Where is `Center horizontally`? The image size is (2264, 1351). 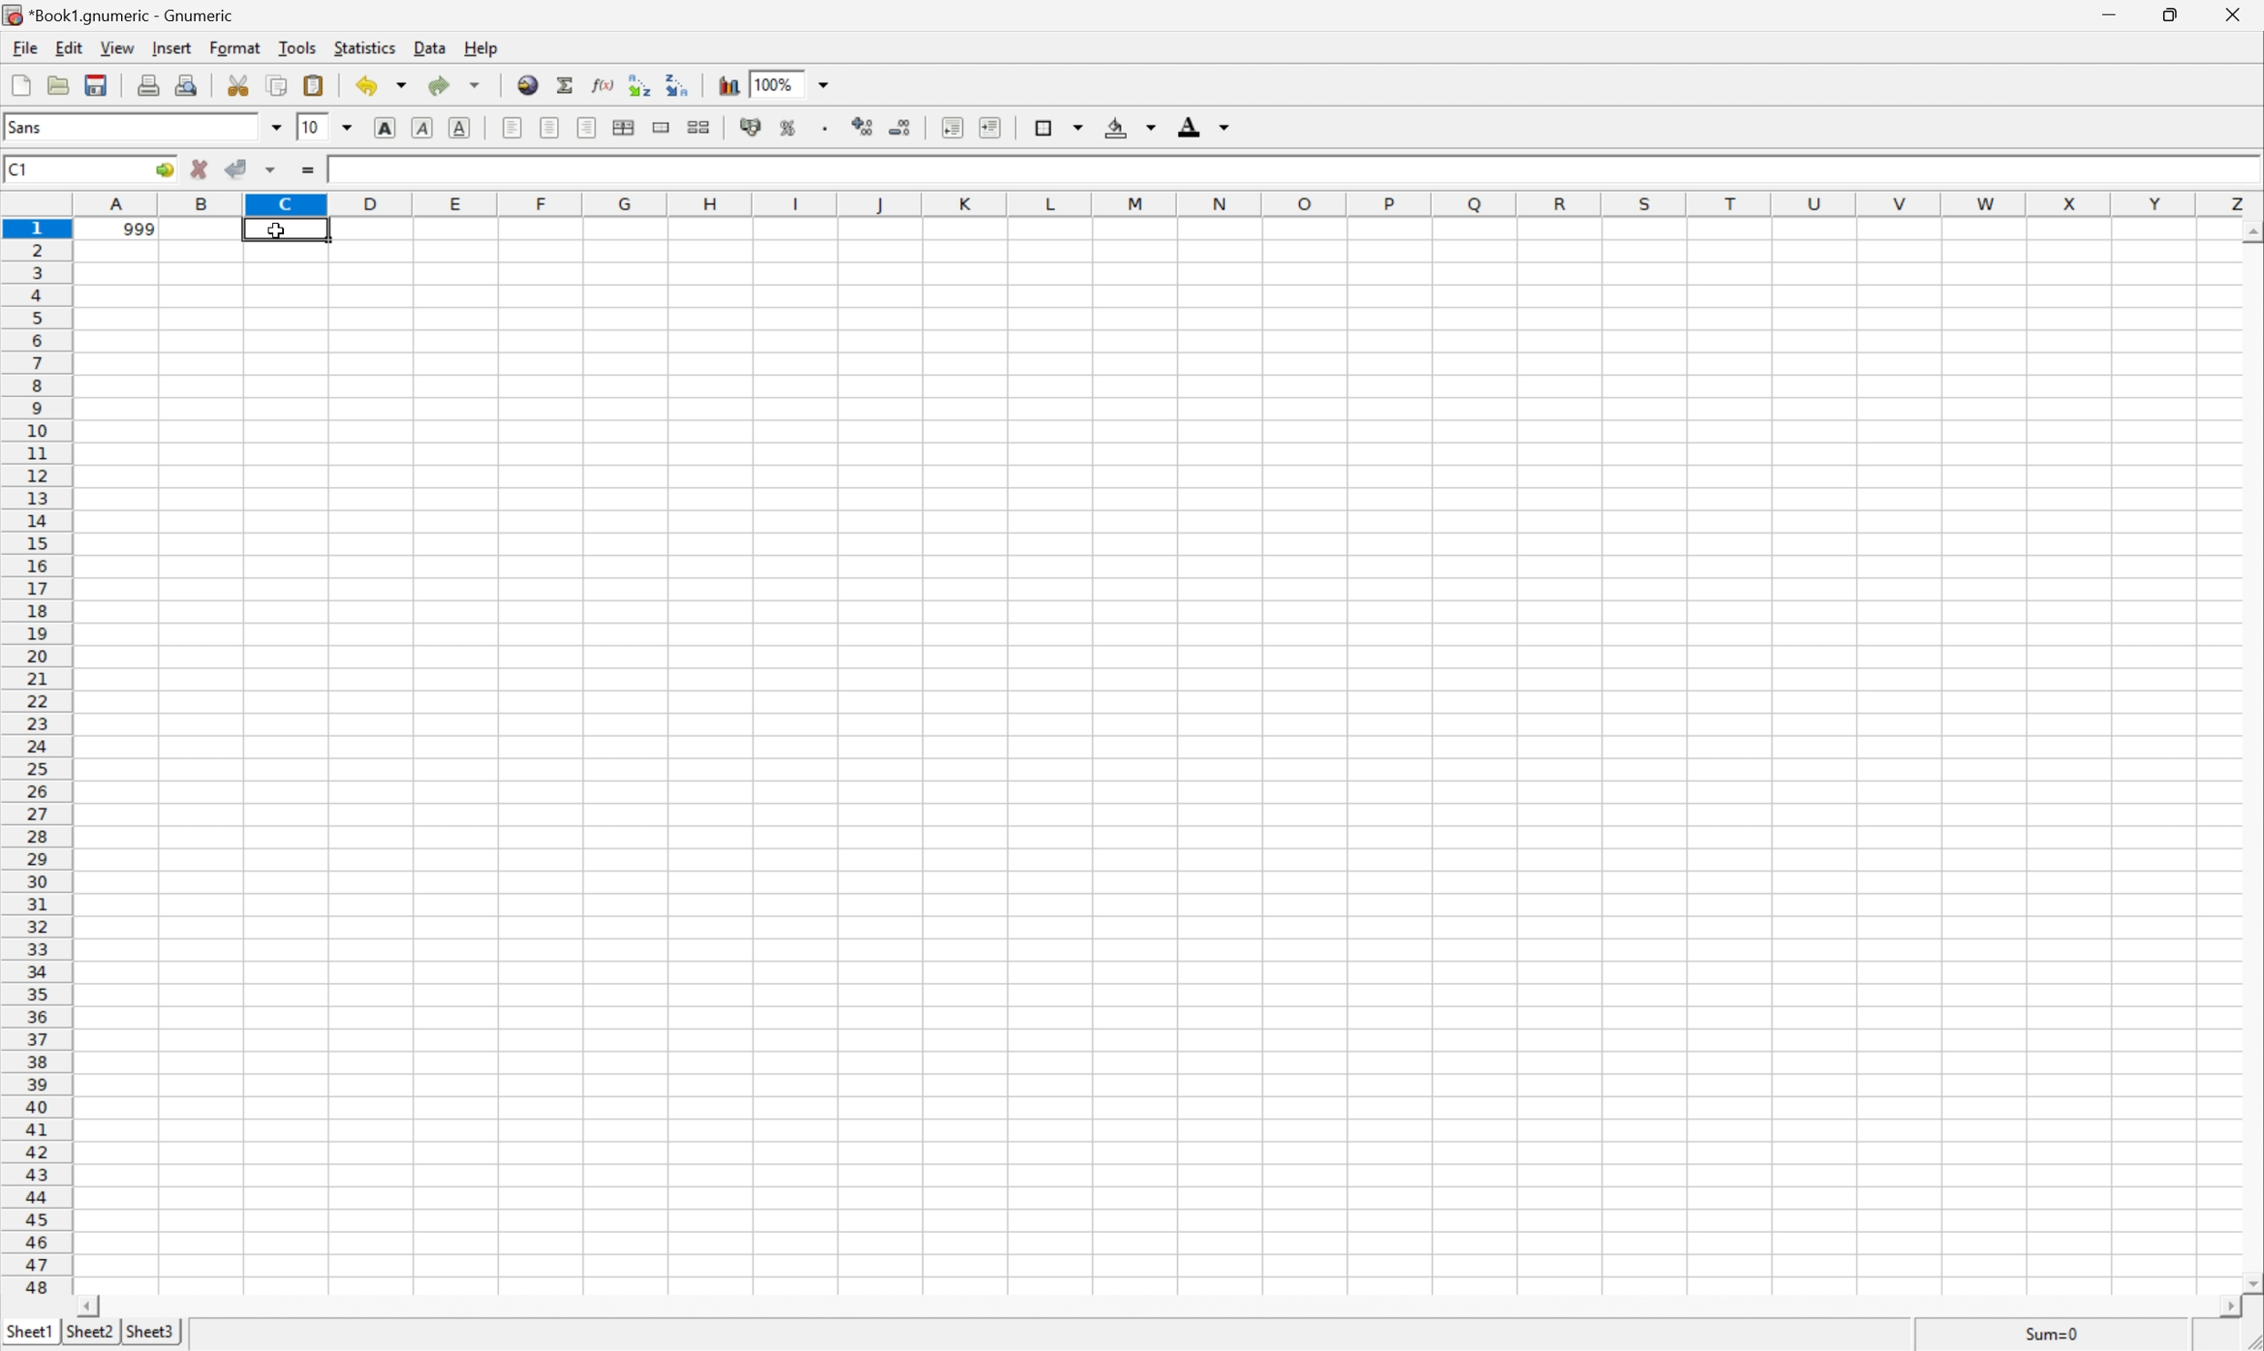 Center horizontally is located at coordinates (549, 127).